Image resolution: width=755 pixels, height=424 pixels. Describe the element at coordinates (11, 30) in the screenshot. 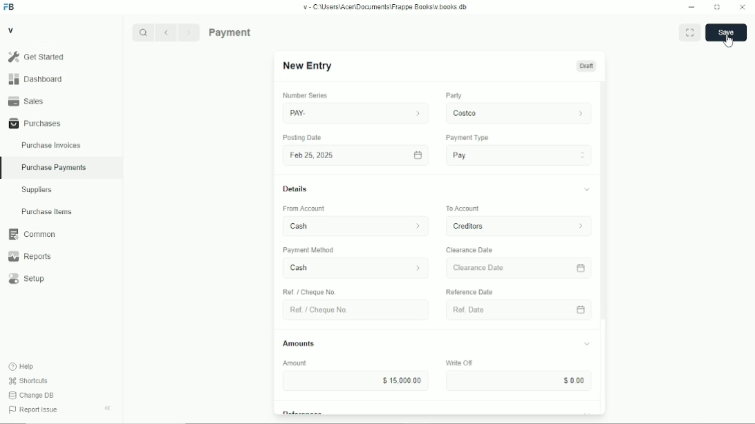

I see `V` at that location.